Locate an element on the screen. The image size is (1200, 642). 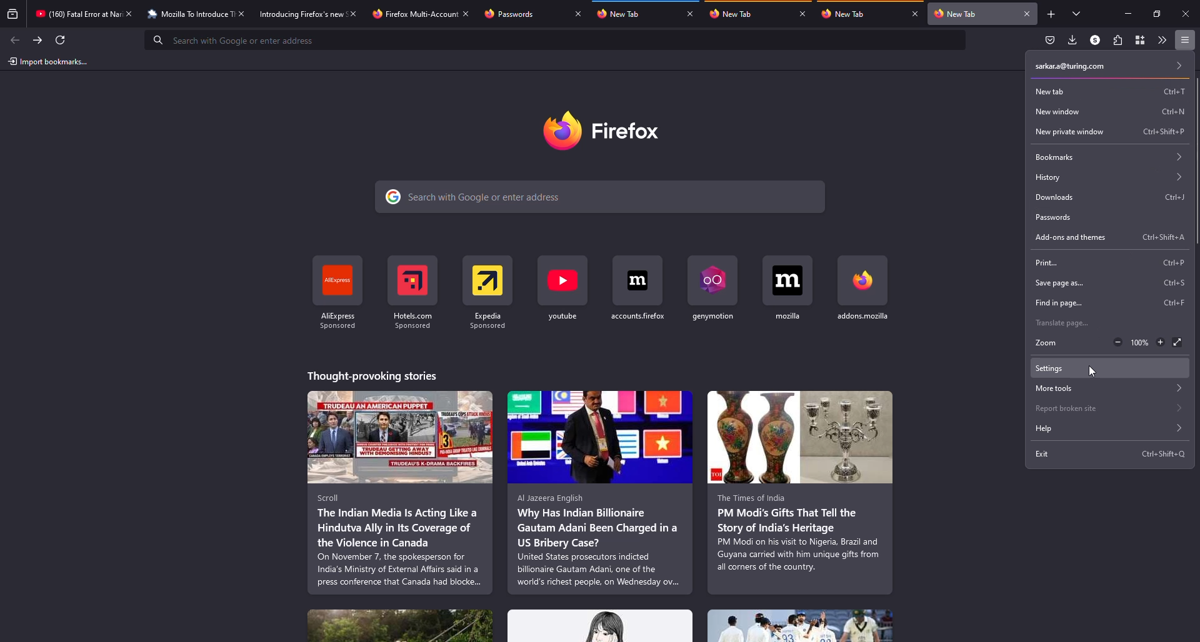
close is located at coordinates (1186, 13).